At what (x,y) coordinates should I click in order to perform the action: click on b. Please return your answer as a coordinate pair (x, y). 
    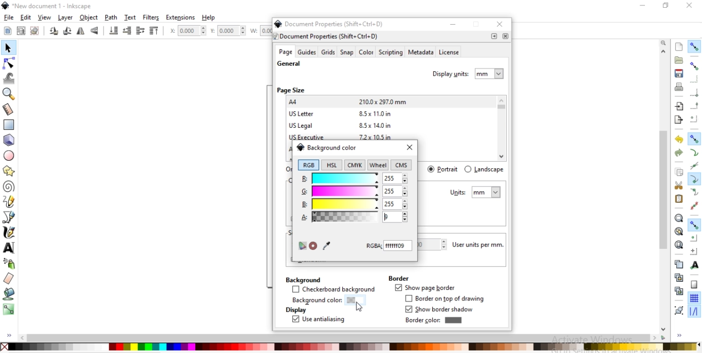
    Looking at the image, I should click on (354, 204).